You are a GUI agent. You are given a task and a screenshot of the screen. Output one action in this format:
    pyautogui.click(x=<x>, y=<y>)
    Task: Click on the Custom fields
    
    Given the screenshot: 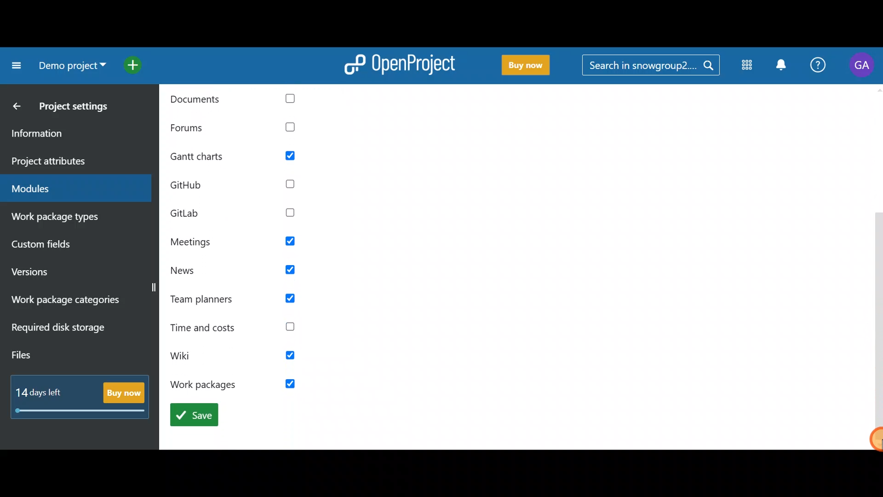 What is the action you would take?
    pyautogui.click(x=62, y=247)
    